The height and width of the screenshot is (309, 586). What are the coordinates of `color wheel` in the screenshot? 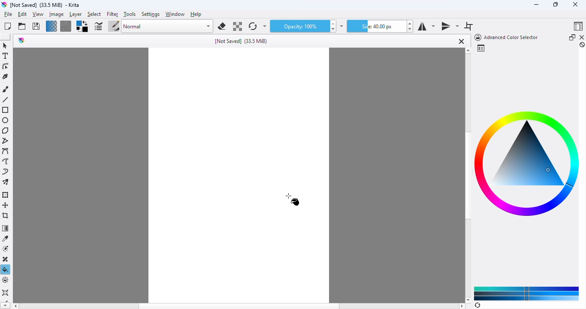 It's located at (528, 163).